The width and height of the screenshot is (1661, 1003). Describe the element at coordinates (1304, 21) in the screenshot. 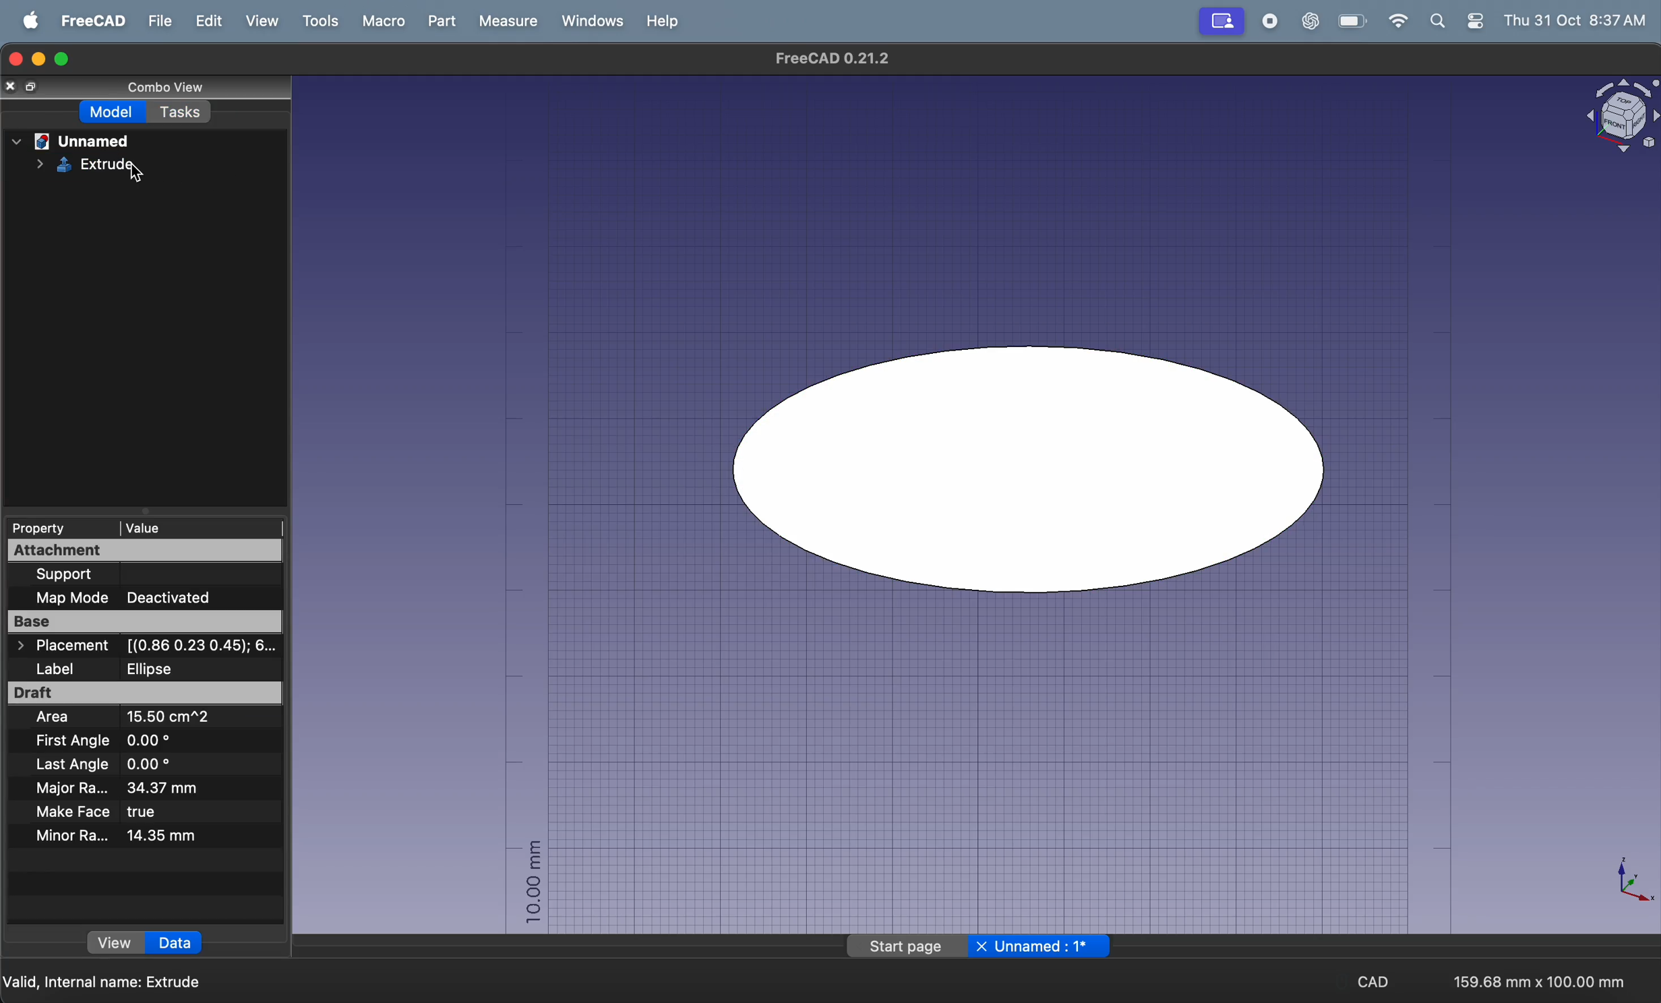

I see `chatgpt` at that location.